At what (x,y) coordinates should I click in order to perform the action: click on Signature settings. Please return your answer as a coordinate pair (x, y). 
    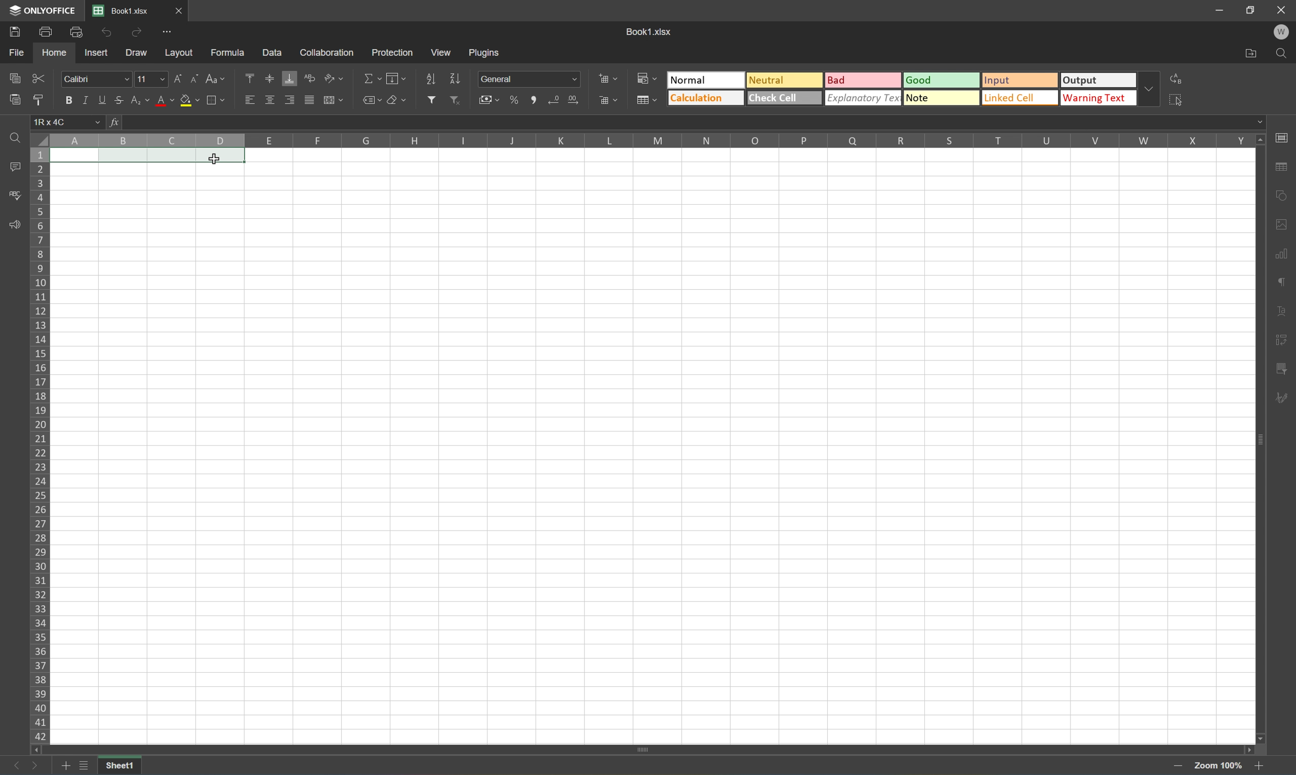
    Looking at the image, I should click on (1281, 402).